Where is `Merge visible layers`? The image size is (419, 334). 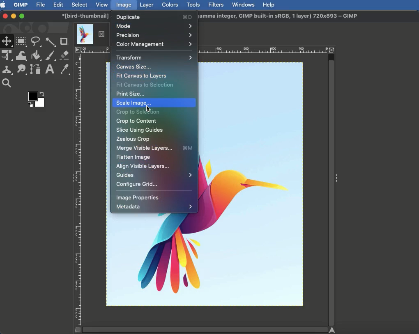
Merge visible layers is located at coordinates (156, 149).